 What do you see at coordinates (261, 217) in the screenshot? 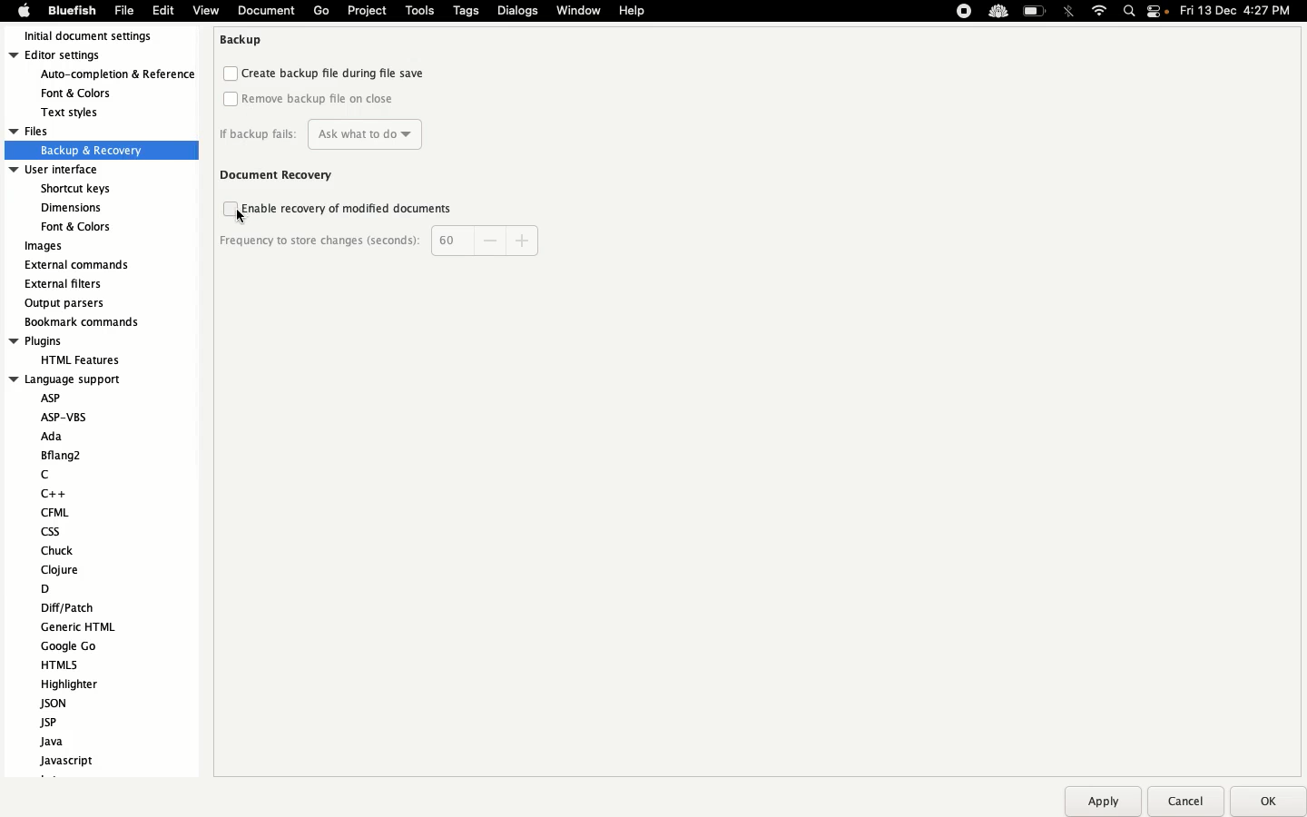
I see `Cursor ` at bounding box center [261, 217].